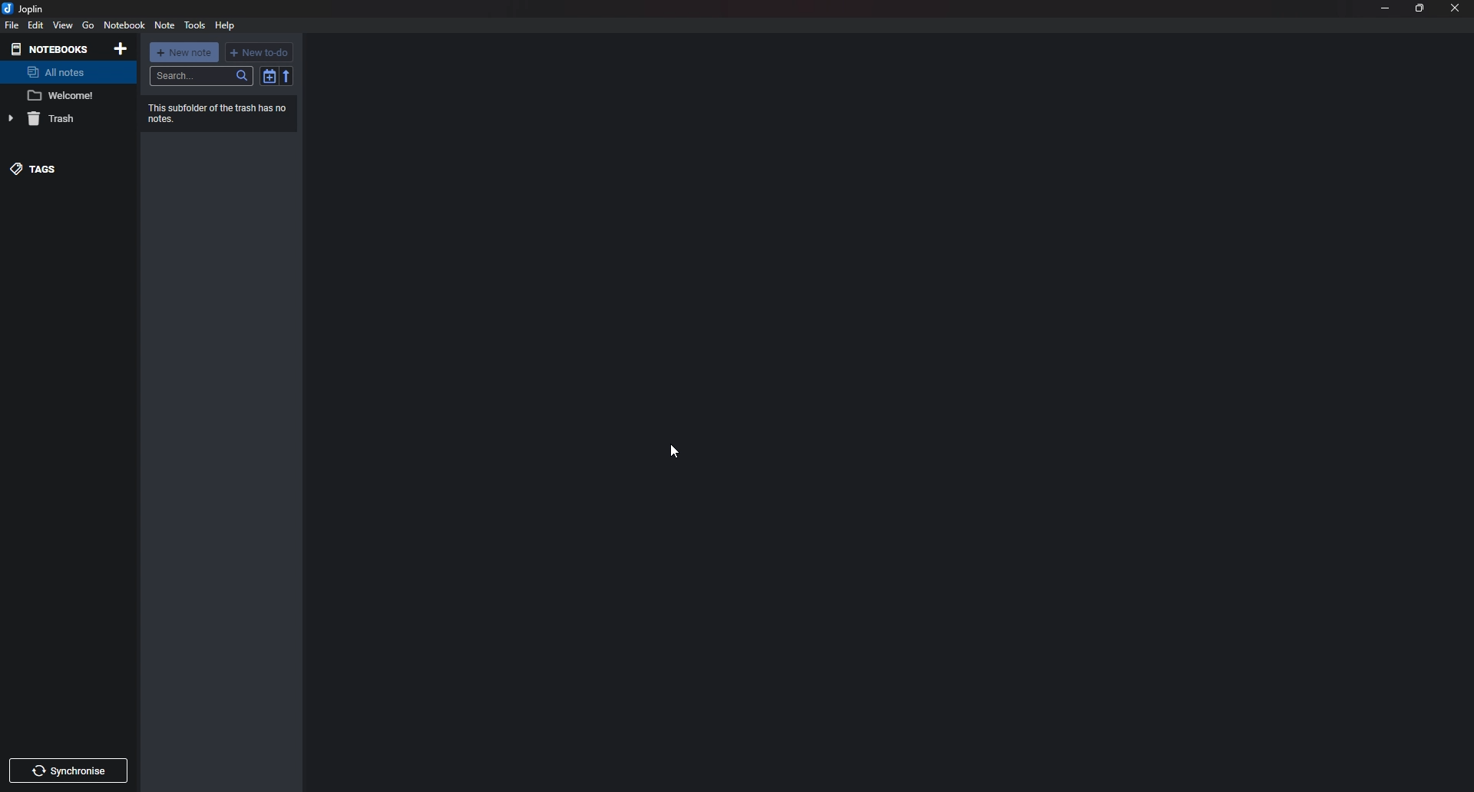 This screenshot has height=792, width=1474. Describe the element at coordinates (88, 27) in the screenshot. I see `go` at that location.